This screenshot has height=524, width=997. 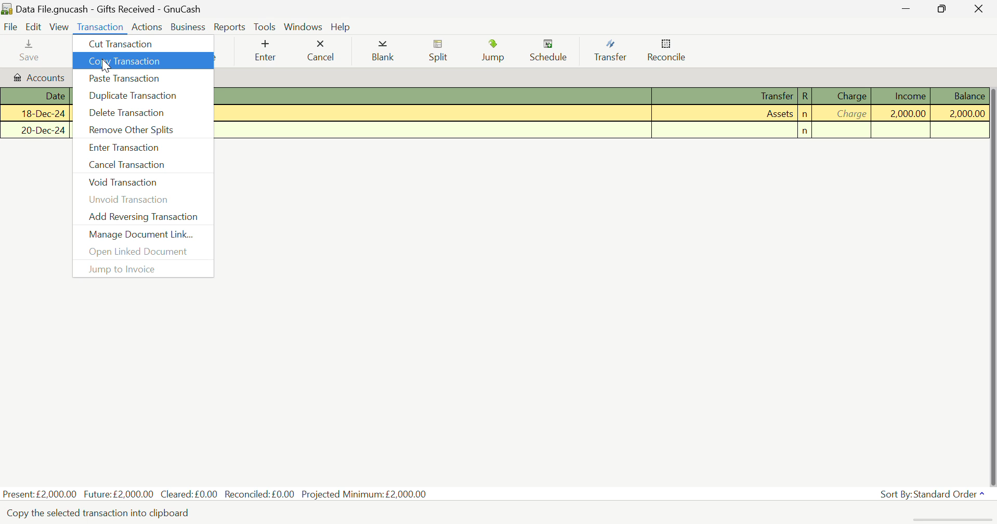 What do you see at coordinates (843, 130) in the screenshot?
I see `Charge` at bounding box center [843, 130].